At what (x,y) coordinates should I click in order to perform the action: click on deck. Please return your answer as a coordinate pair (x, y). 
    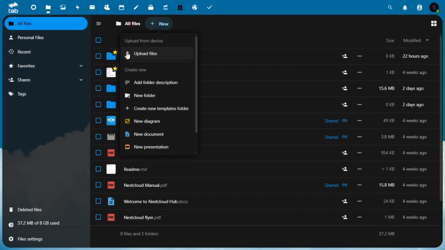
    Looking at the image, I should click on (151, 7).